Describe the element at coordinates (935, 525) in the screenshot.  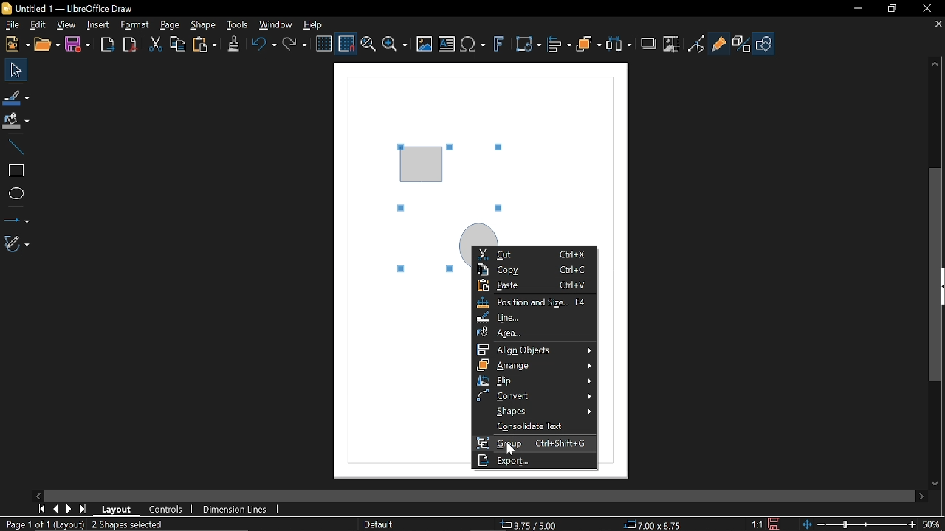
I see `Current zoom` at that location.